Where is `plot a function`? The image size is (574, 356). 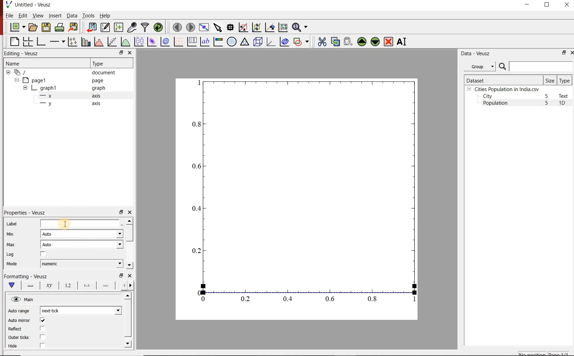
plot a function is located at coordinates (125, 42).